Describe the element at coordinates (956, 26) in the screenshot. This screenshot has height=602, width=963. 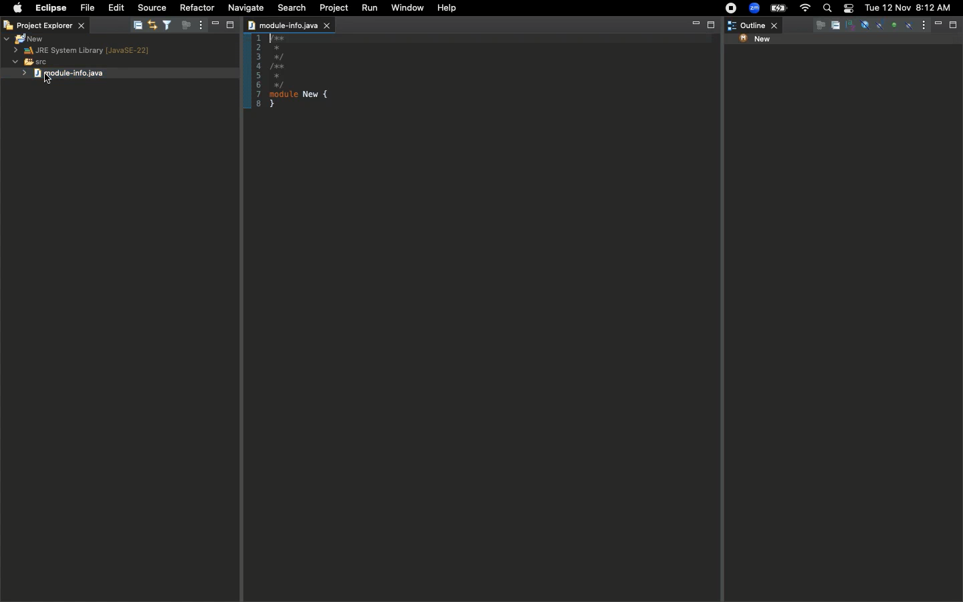
I see `Maximize` at that location.